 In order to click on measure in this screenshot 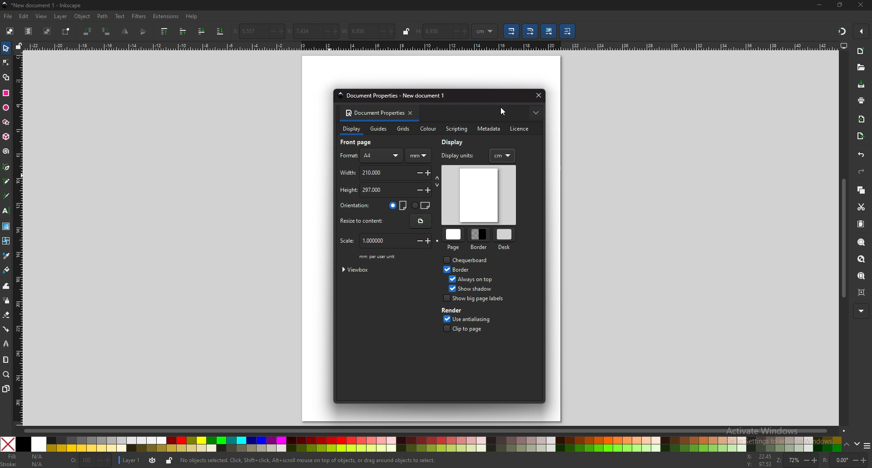, I will do `click(6, 360)`.